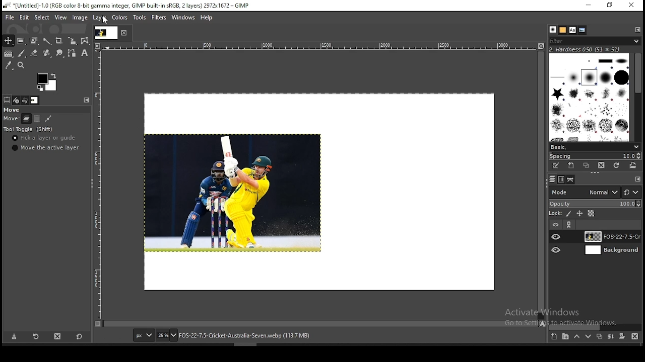 This screenshot has height=362, width=645. Describe the element at coordinates (20, 41) in the screenshot. I see `rectangular selection tool` at that location.